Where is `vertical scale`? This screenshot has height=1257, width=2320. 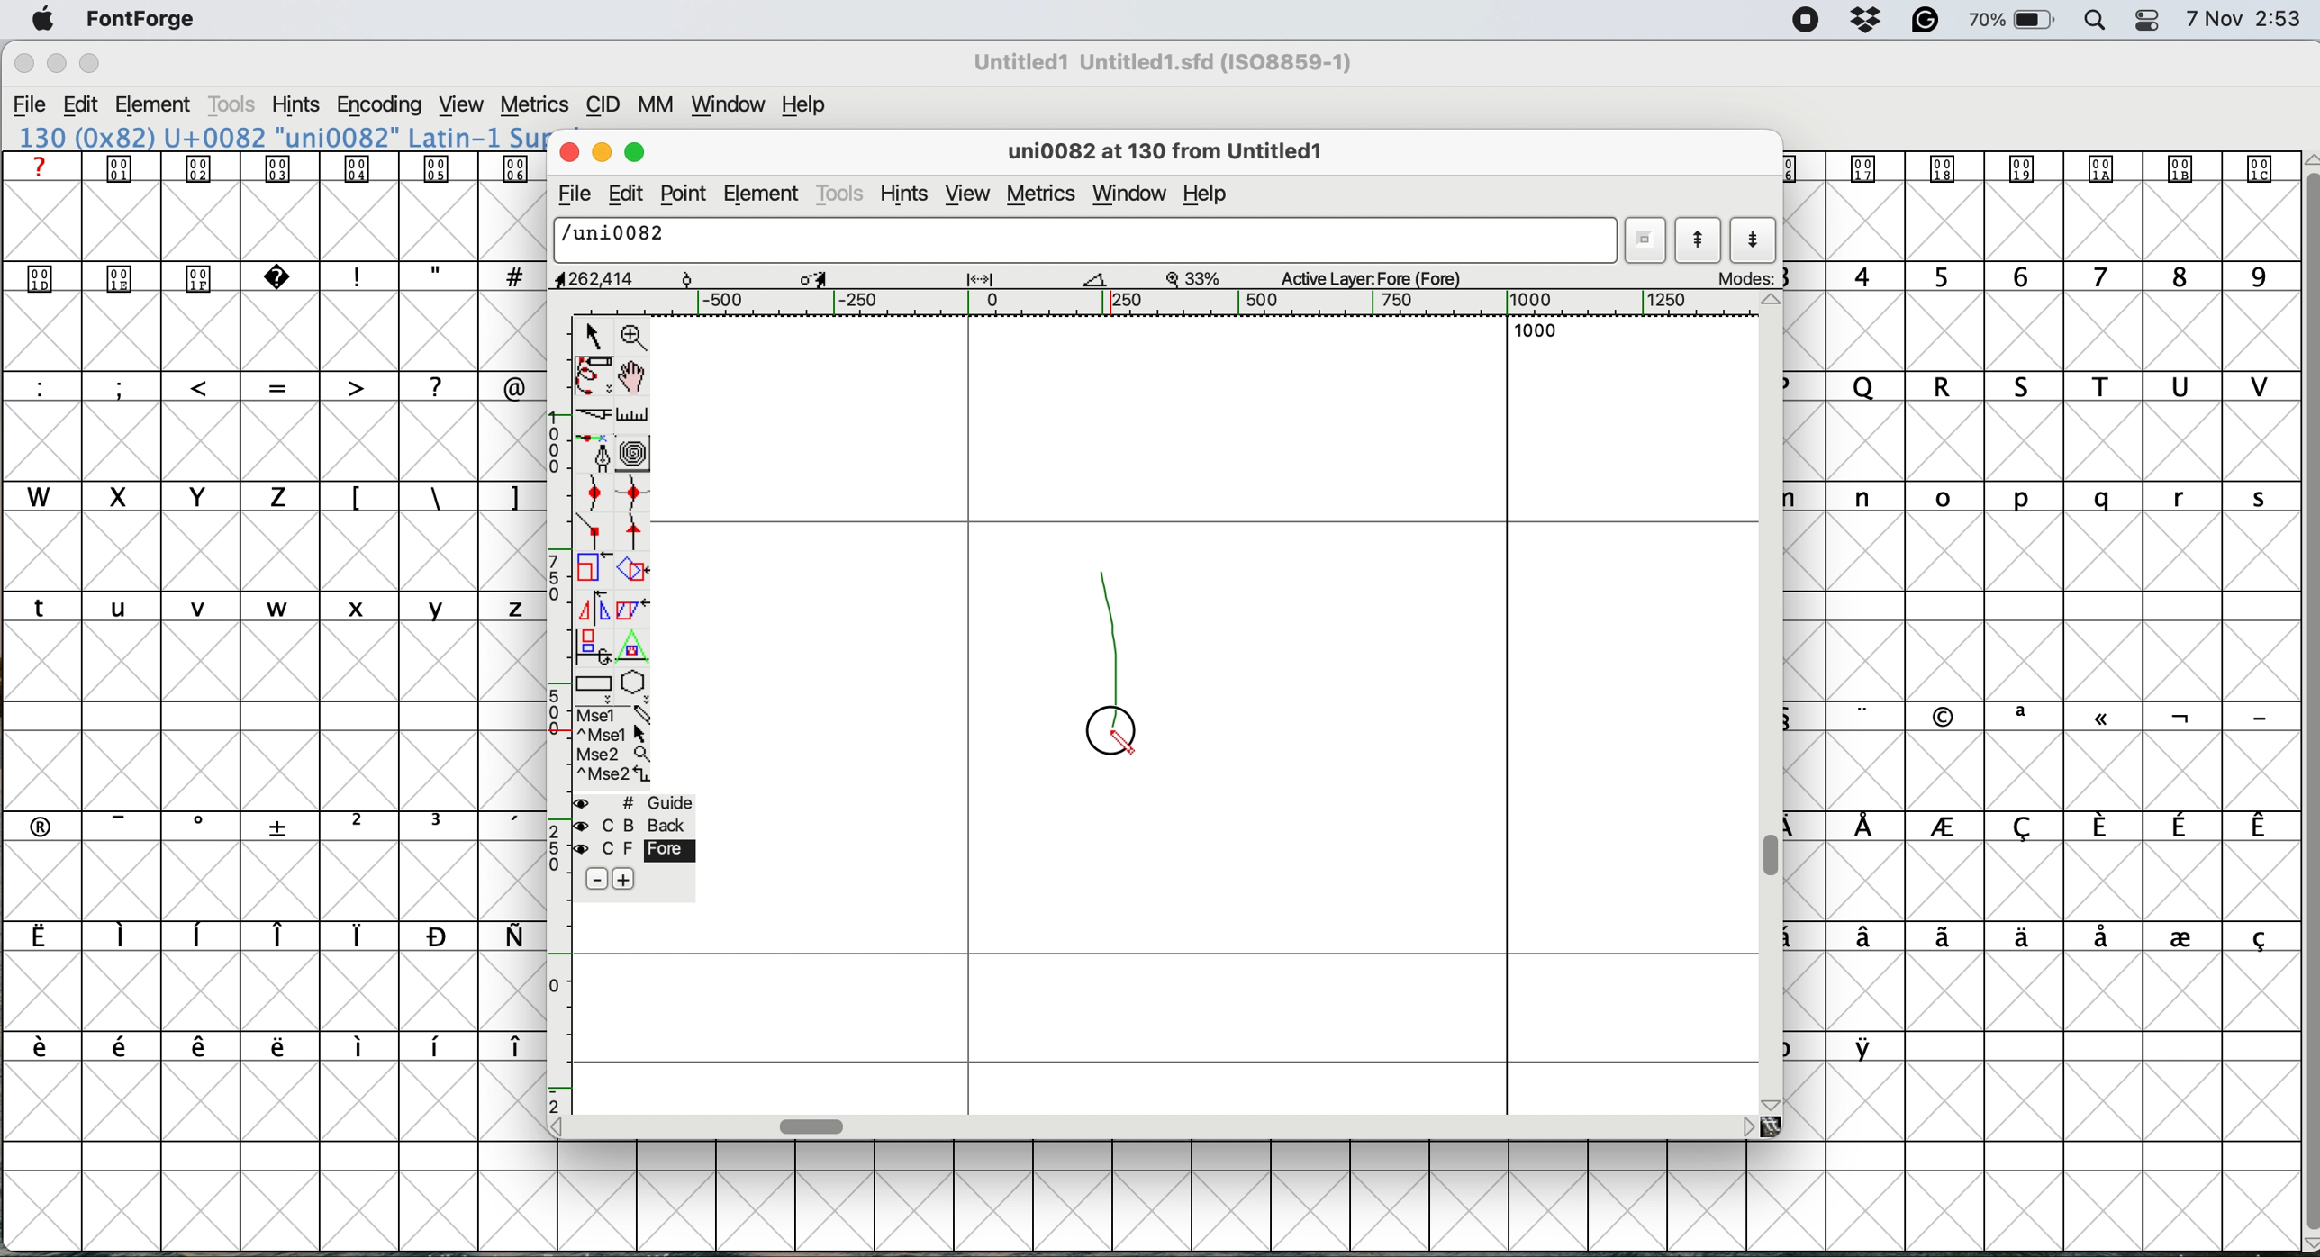
vertical scale is located at coordinates (555, 714).